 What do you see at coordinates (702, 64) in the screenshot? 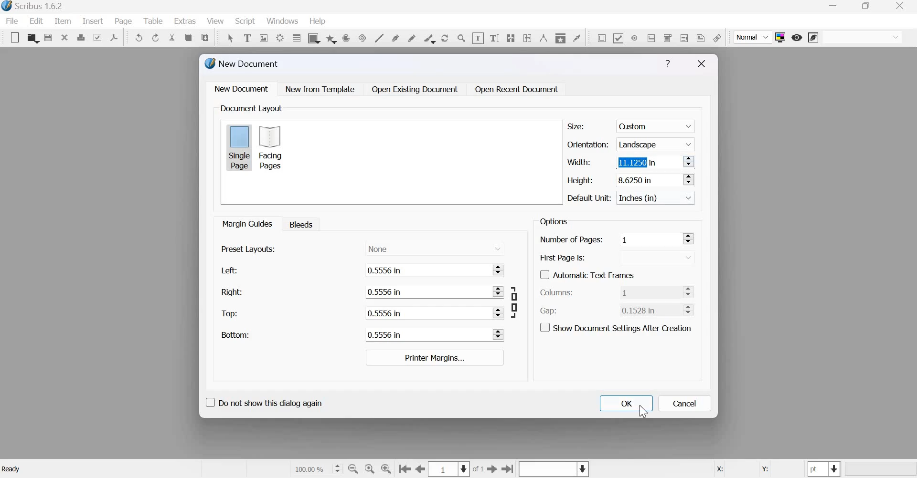
I see `Close` at bounding box center [702, 64].